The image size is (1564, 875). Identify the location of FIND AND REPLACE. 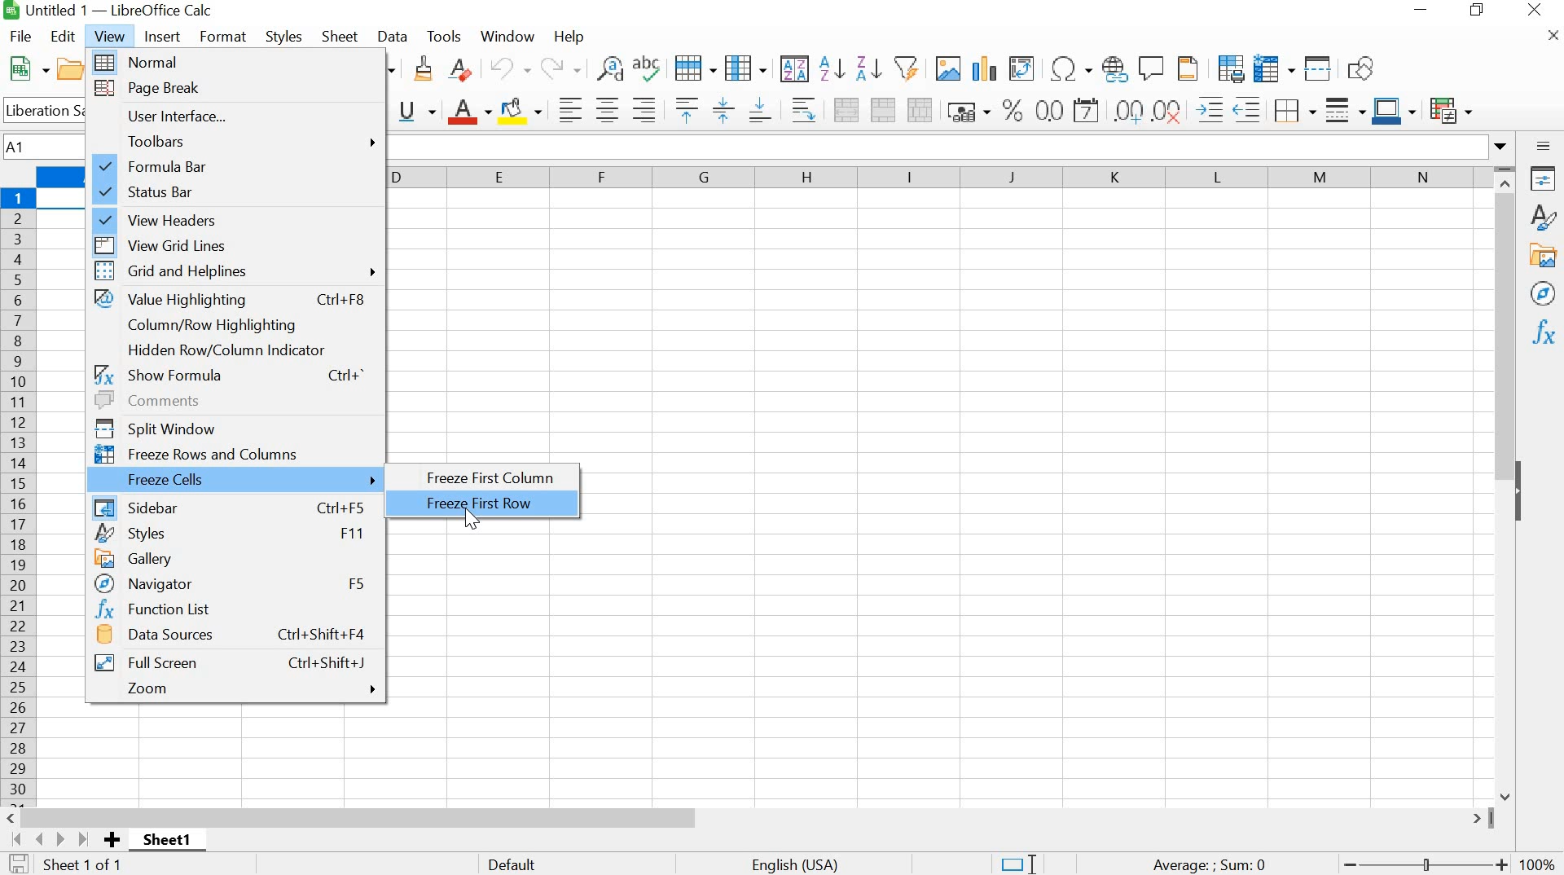
(608, 68).